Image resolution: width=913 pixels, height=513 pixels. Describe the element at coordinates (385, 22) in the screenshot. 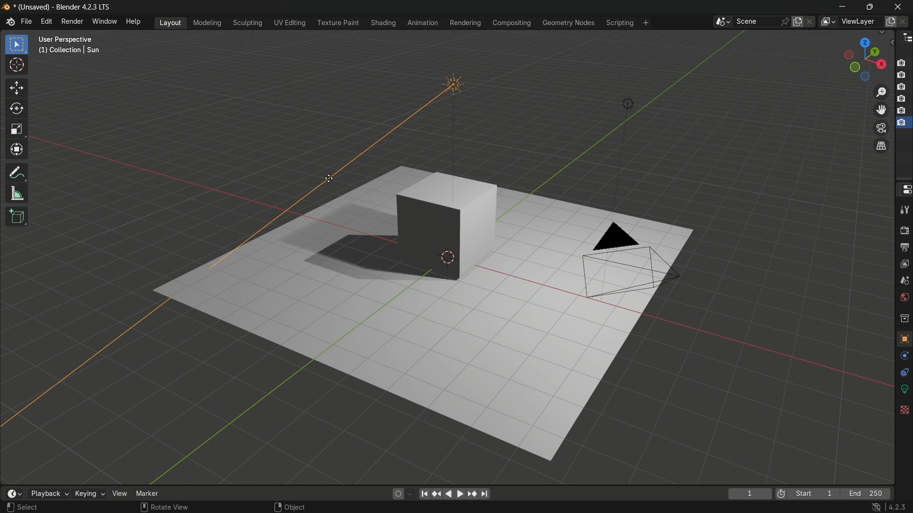

I see `shading` at that location.